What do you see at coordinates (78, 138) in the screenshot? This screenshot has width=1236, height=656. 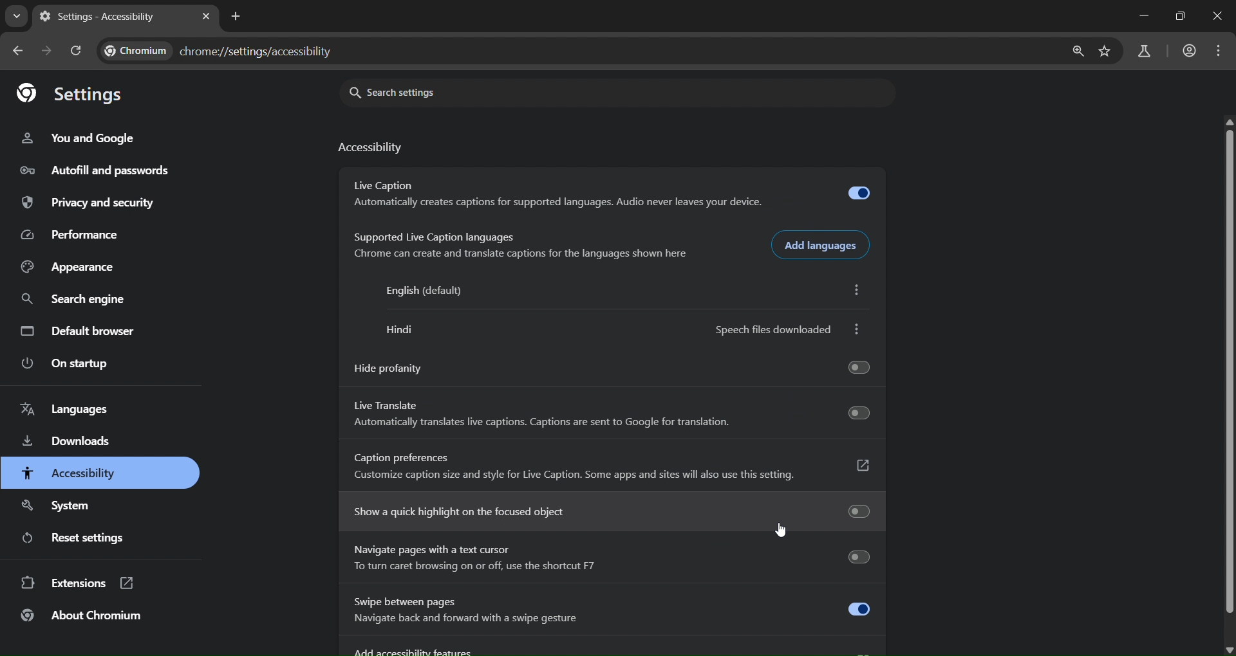 I see `you and google` at bounding box center [78, 138].